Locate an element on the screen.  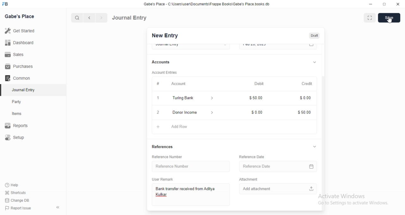
New Entry is located at coordinates (164, 36).